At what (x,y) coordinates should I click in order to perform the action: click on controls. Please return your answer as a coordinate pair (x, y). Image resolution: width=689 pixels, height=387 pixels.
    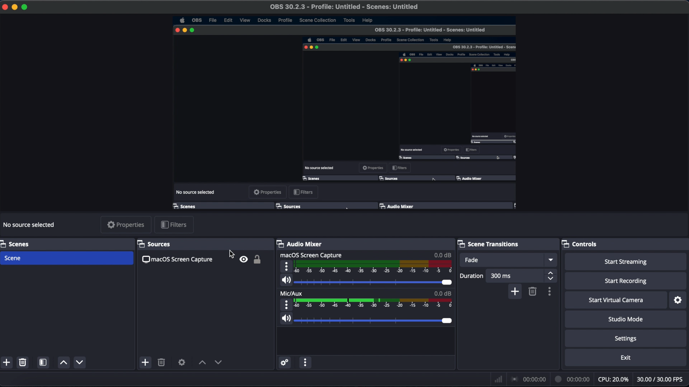
    Looking at the image, I should click on (579, 244).